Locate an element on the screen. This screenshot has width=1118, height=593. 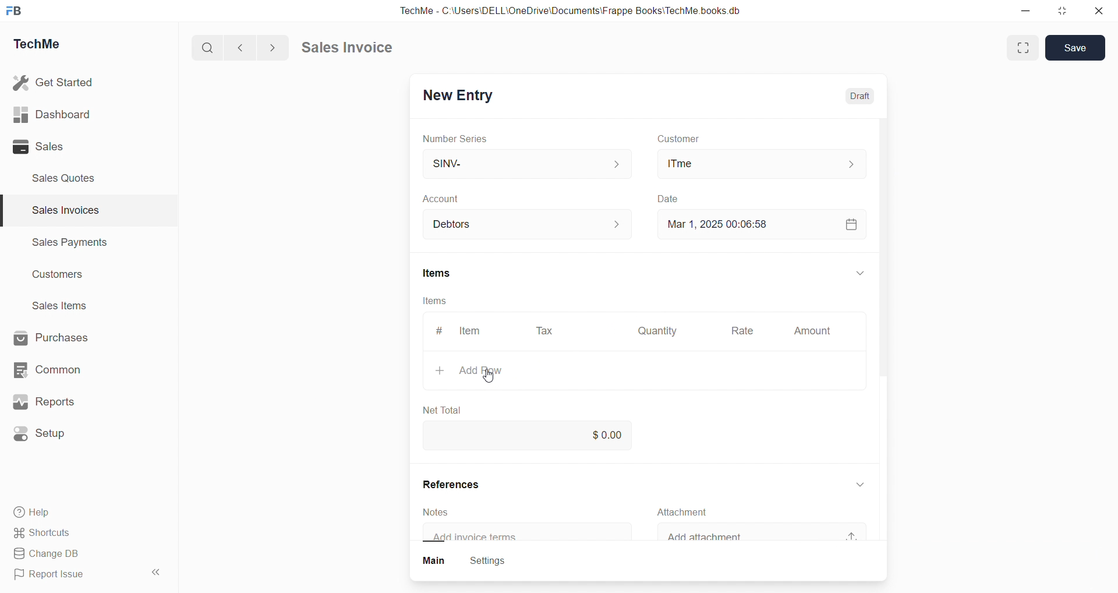
Net Total is located at coordinates (449, 407).